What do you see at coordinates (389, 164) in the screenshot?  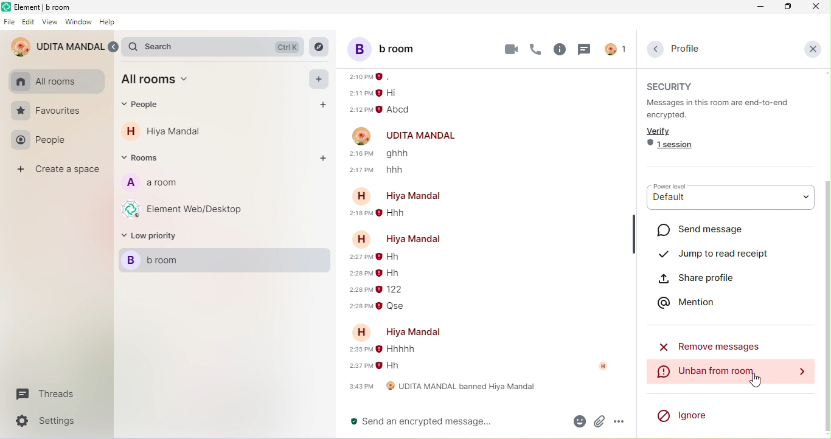 I see `older message from udita mandal` at bounding box center [389, 164].